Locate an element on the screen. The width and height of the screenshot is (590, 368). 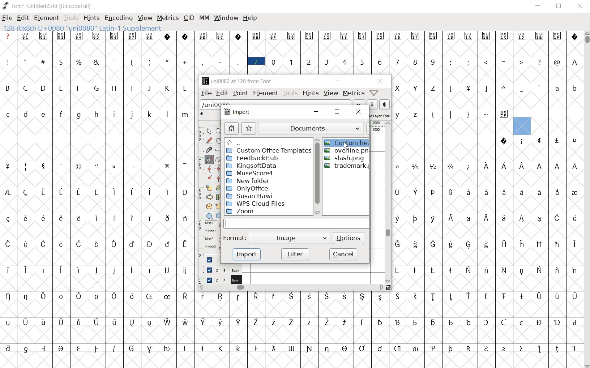
glyph is located at coordinates (557, 297).